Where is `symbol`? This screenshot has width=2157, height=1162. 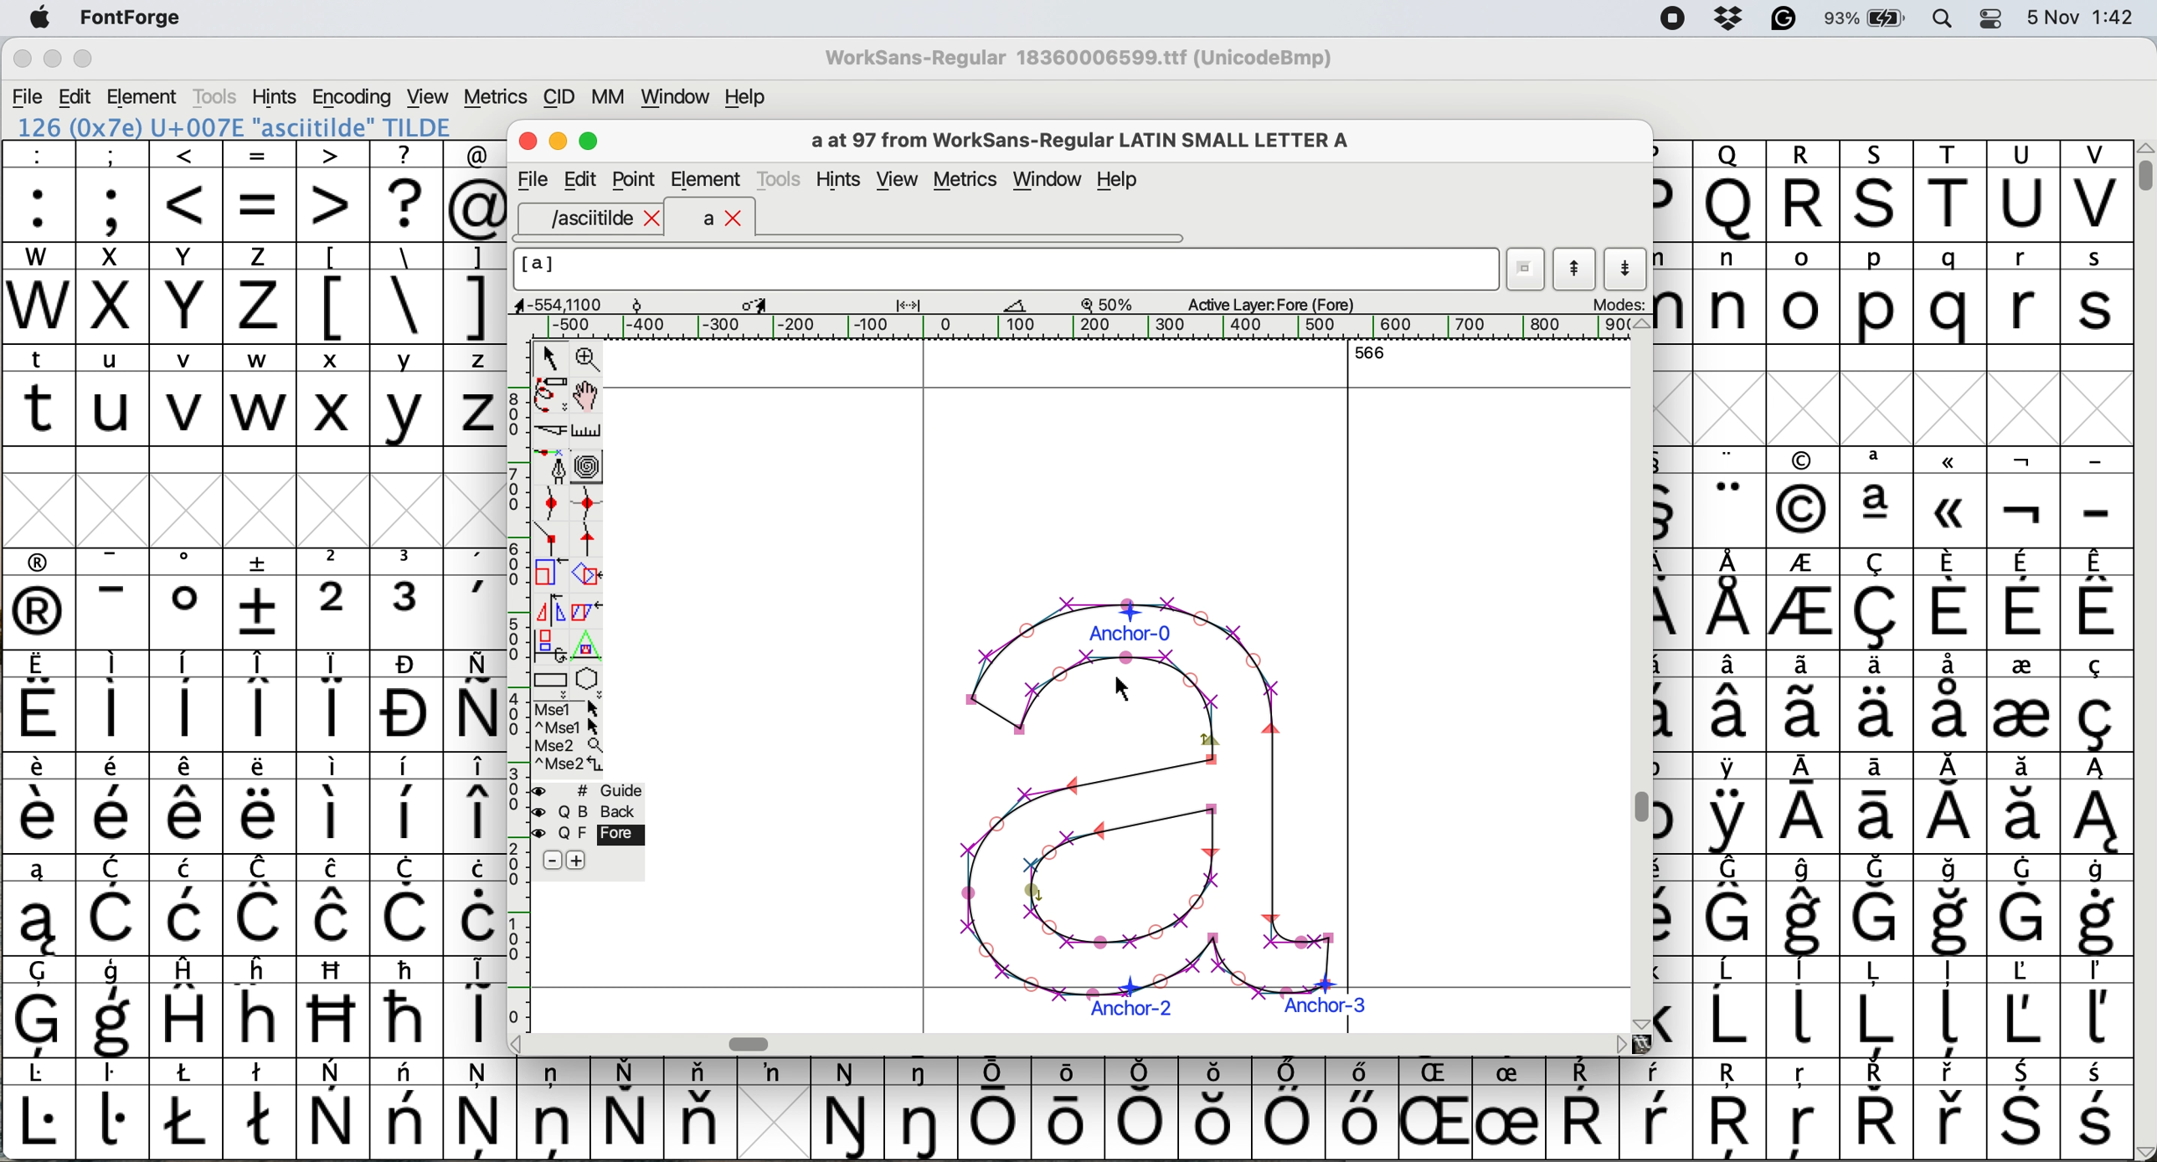 symbol is located at coordinates (187, 701).